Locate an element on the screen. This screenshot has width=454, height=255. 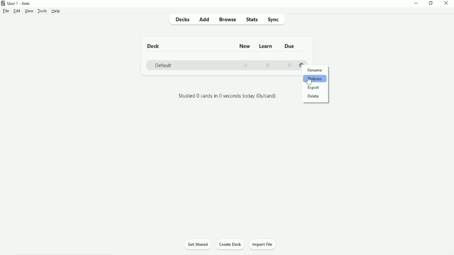
Decks is located at coordinates (182, 19).